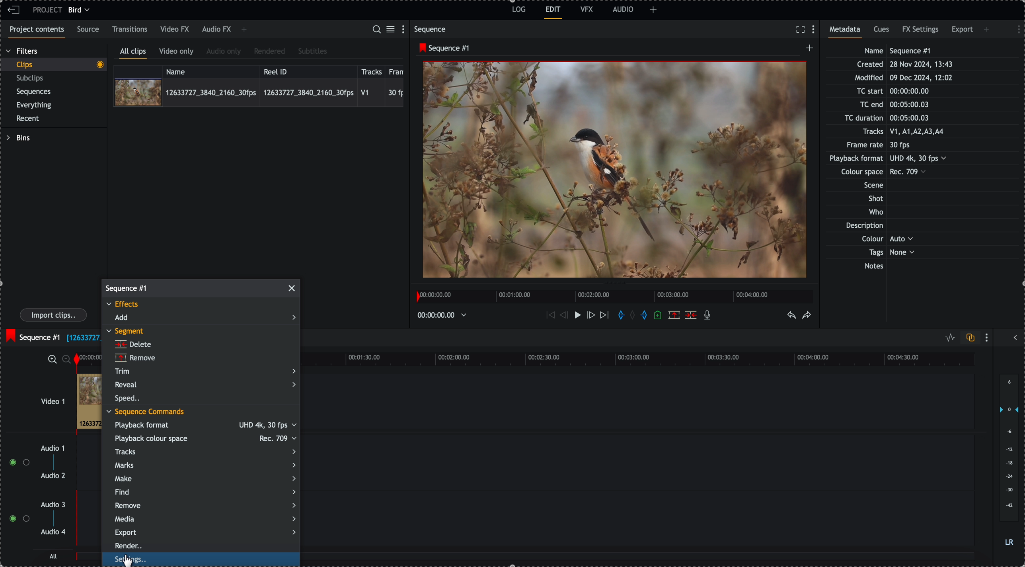 This screenshot has height=567, width=1025. I want to click on bins, so click(18, 138).